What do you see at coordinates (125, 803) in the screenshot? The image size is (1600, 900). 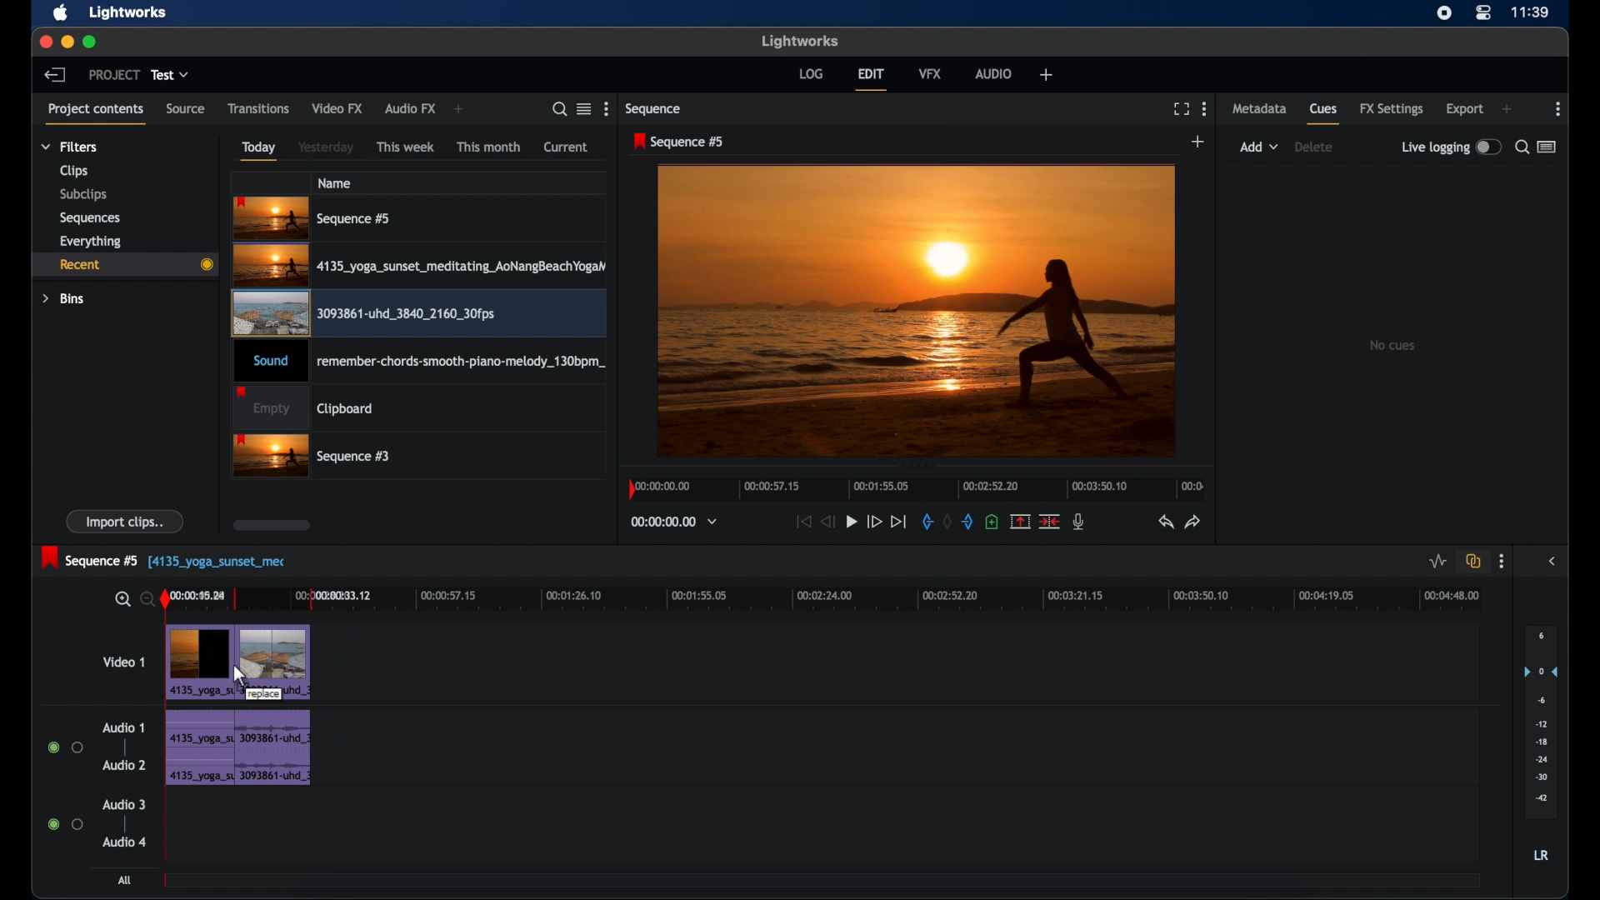 I see `audio 3` at bounding box center [125, 803].